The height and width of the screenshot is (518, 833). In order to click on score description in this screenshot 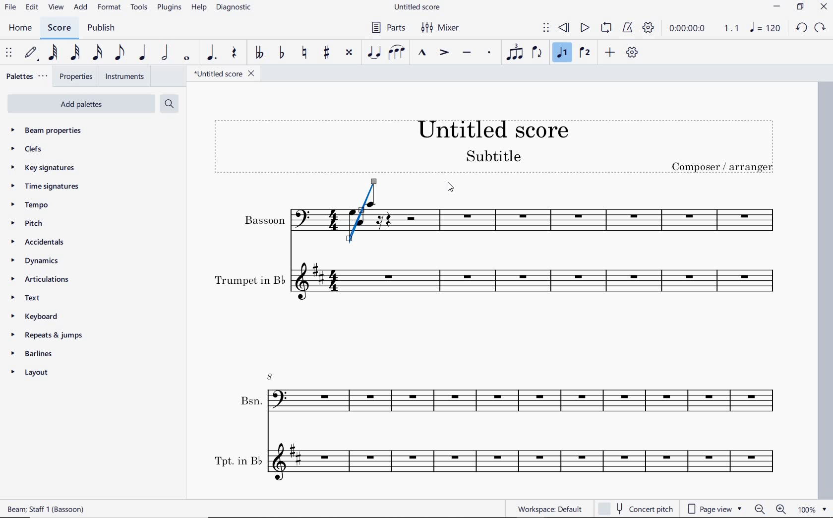, I will do `click(47, 510)`.